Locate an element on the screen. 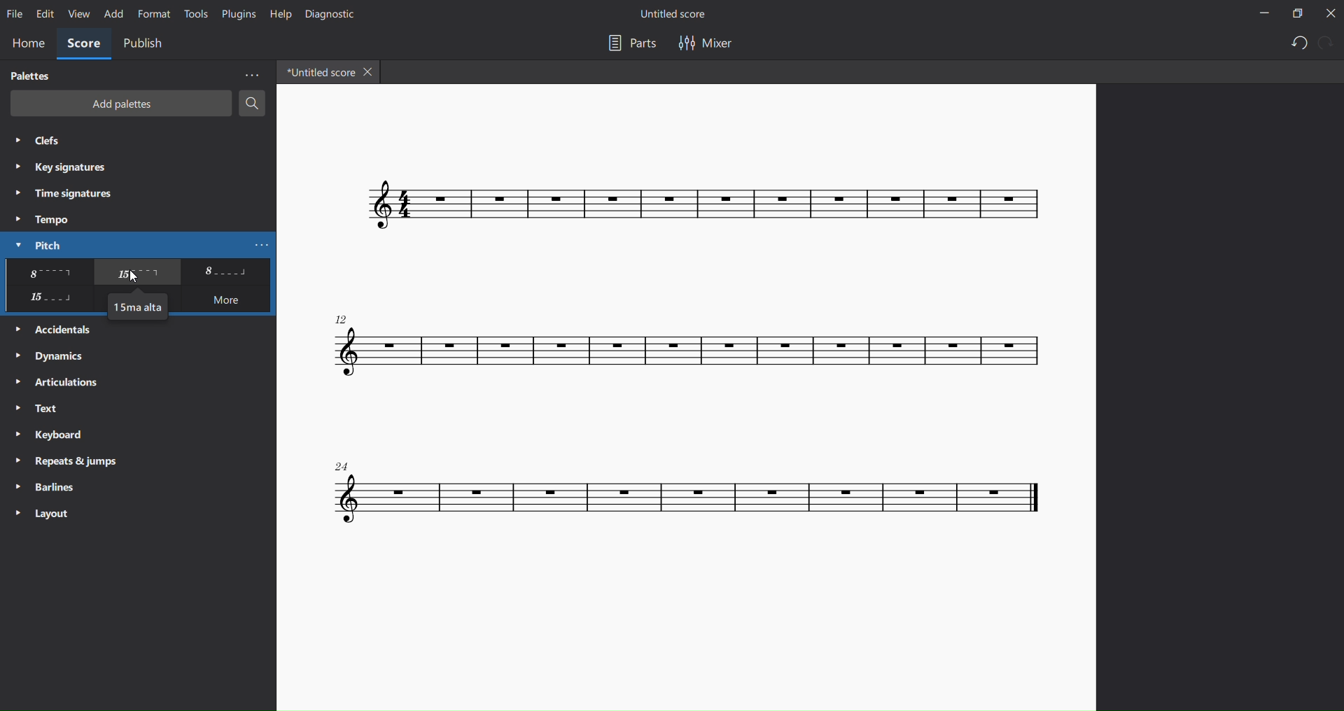  other pichtes is located at coordinates (137, 272).